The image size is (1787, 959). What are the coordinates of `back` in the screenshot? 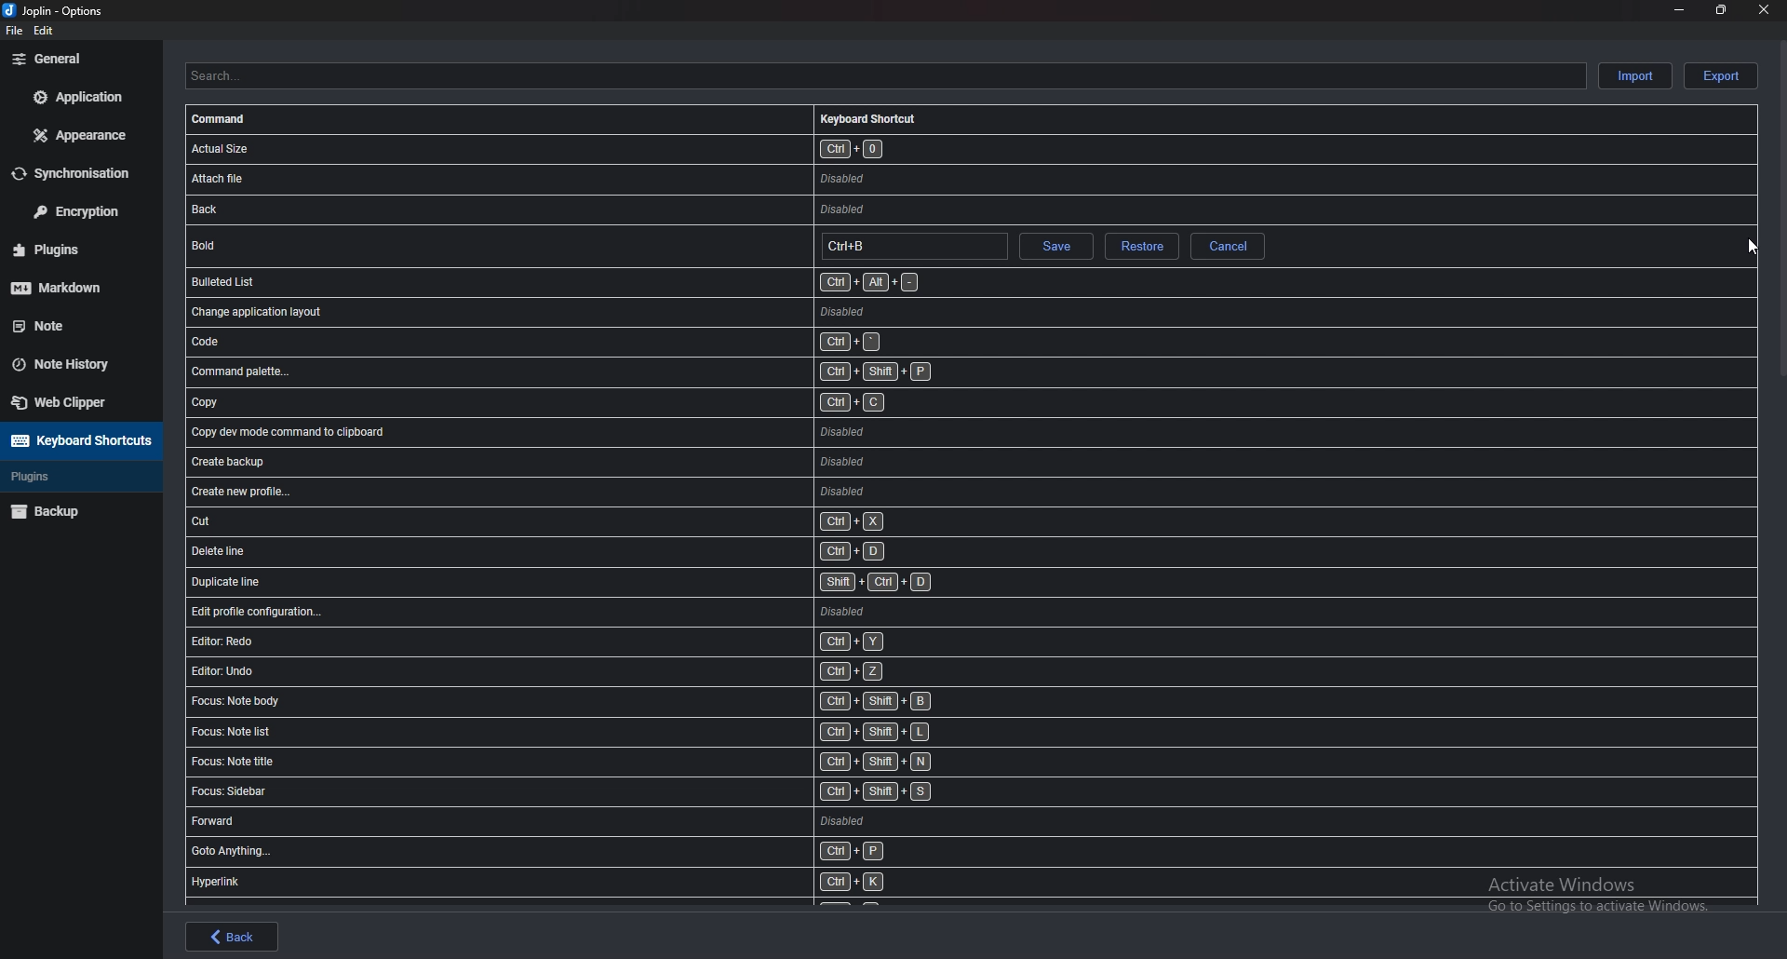 It's located at (231, 936).